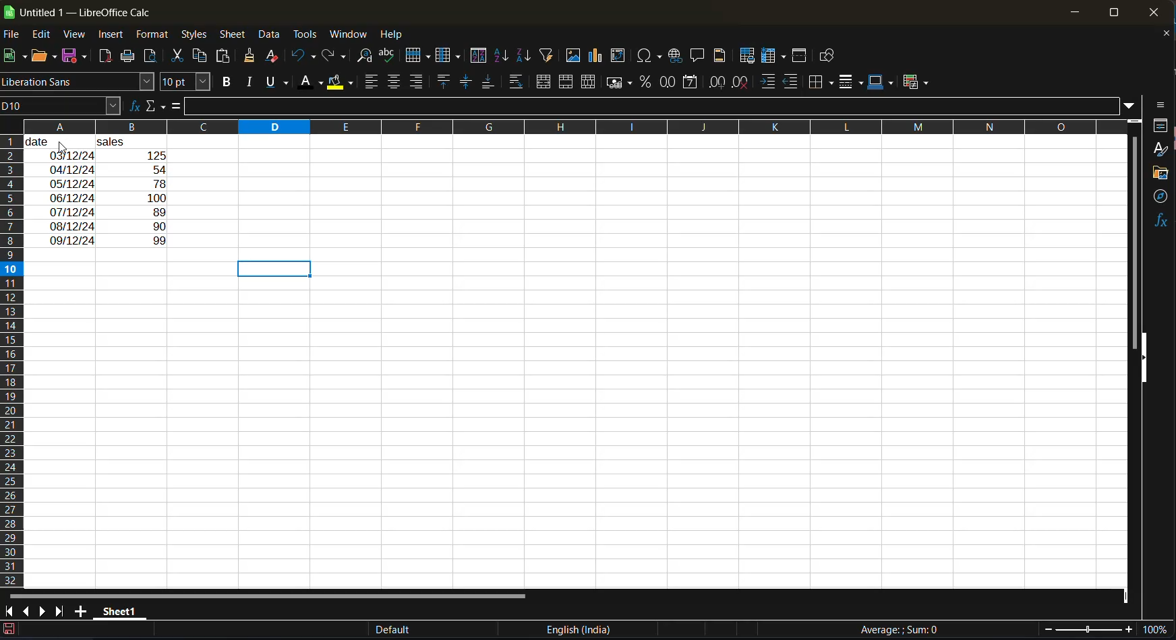  Describe the element at coordinates (672, 82) in the screenshot. I see `format as number` at that location.